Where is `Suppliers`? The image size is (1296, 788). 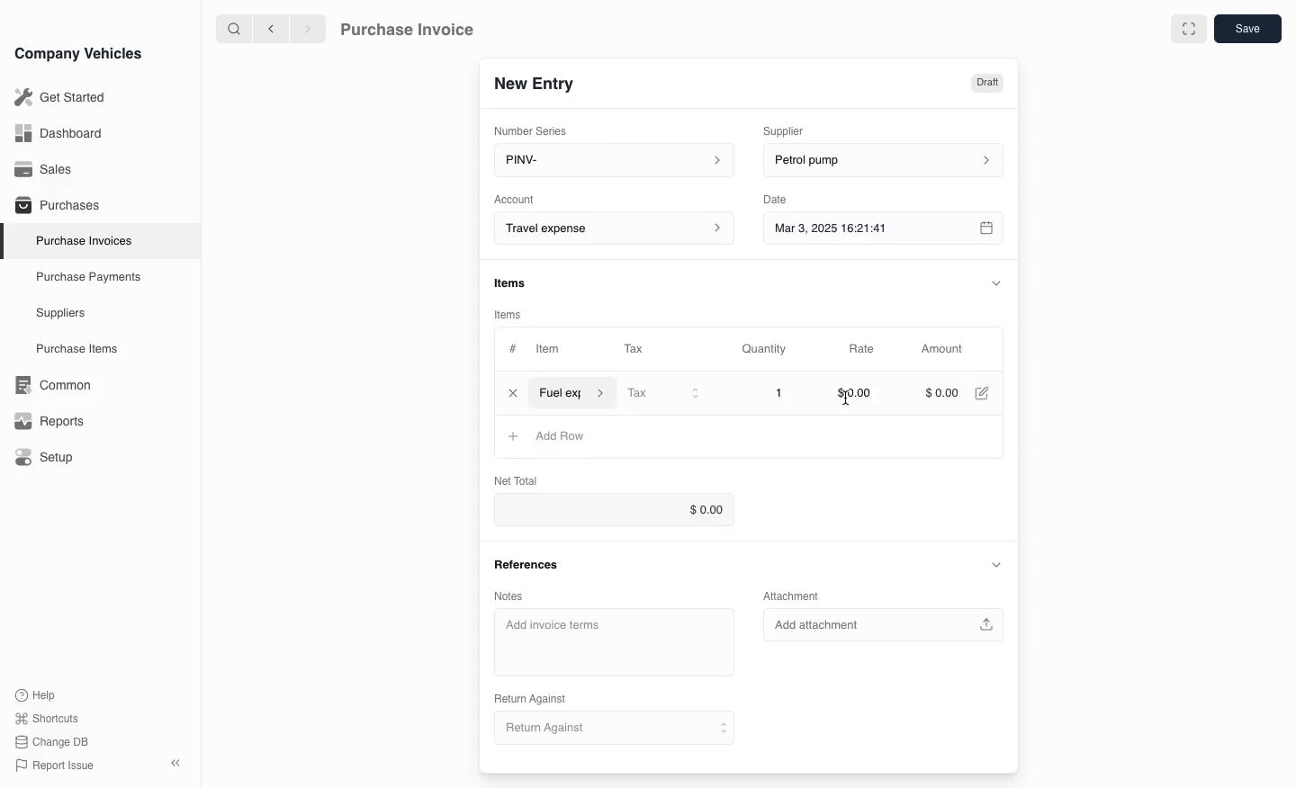 Suppliers is located at coordinates (59, 314).